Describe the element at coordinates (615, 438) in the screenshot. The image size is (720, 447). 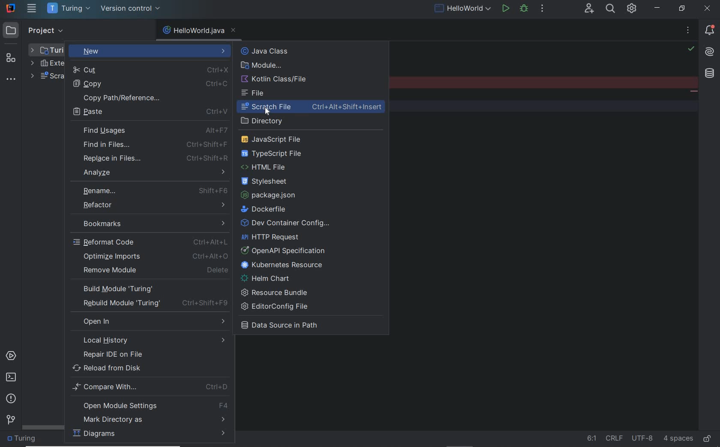
I see `line separator` at that location.